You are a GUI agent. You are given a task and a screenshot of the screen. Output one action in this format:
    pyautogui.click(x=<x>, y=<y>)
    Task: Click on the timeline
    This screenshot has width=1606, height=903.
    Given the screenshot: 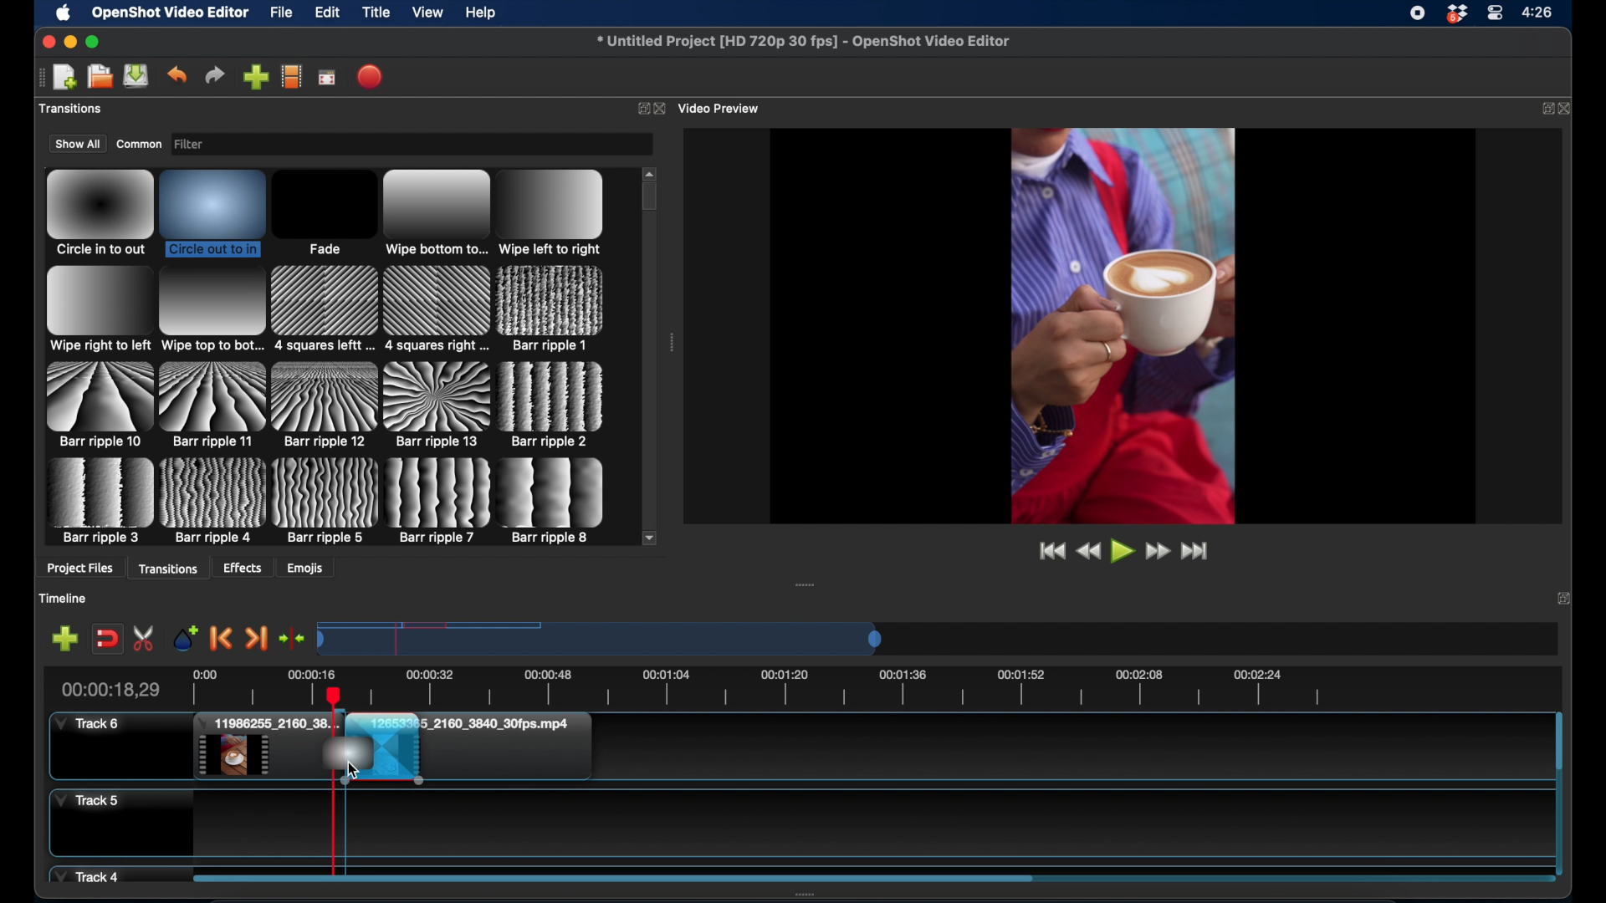 What is the action you would take?
    pyautogui.click(x=828, y=685)
    